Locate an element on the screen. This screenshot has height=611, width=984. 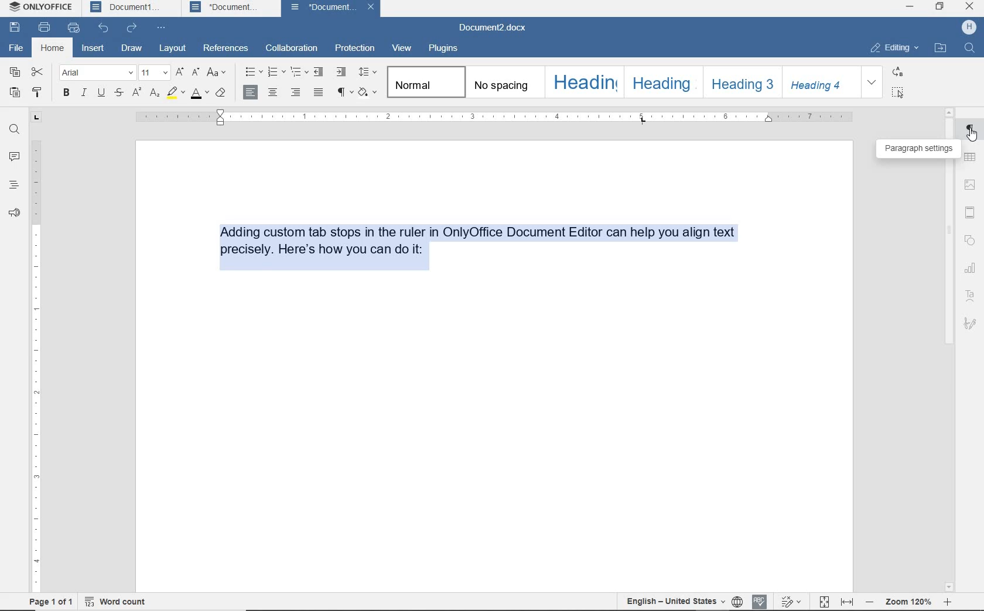
set document language is located at coordinates (736, 601).